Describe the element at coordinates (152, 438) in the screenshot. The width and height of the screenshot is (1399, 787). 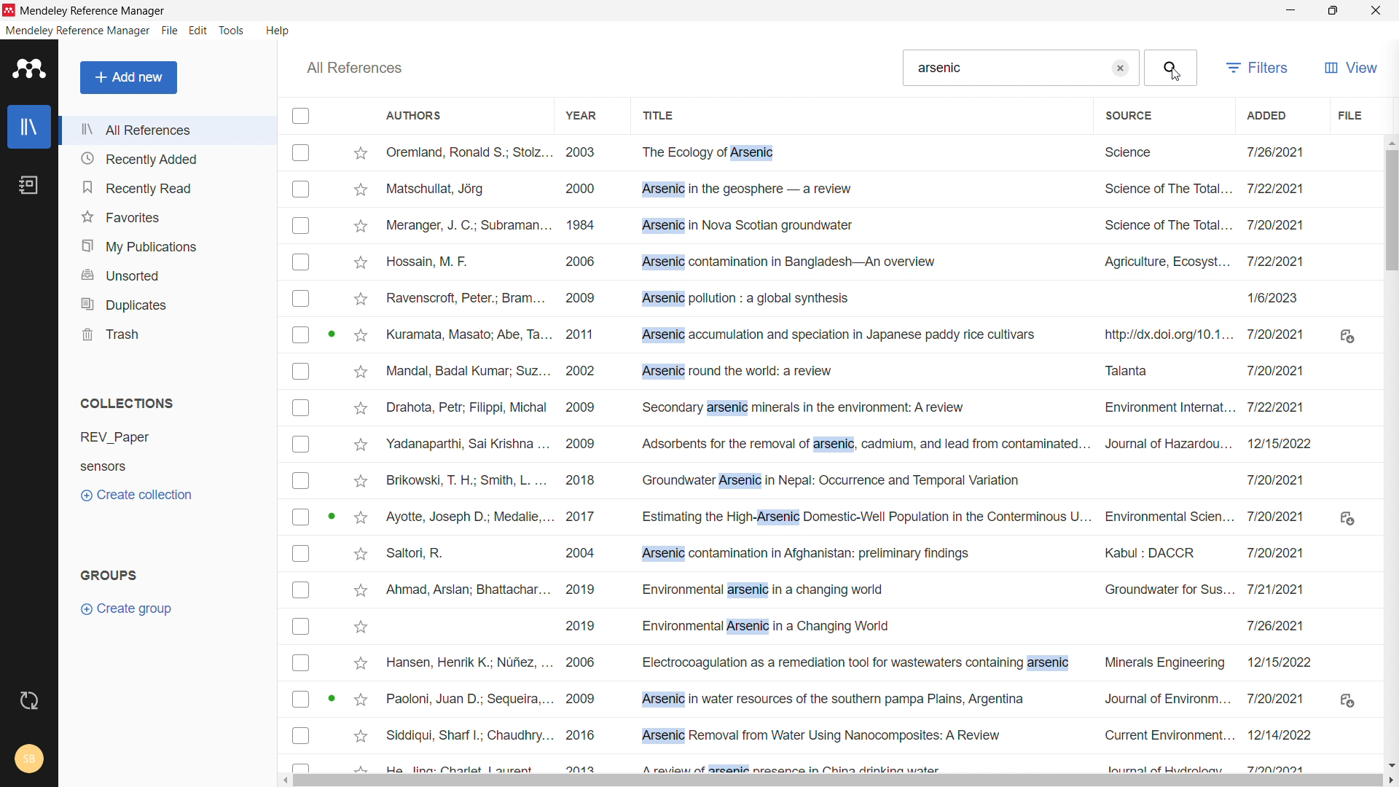
I see `REV_Paper` at that location.